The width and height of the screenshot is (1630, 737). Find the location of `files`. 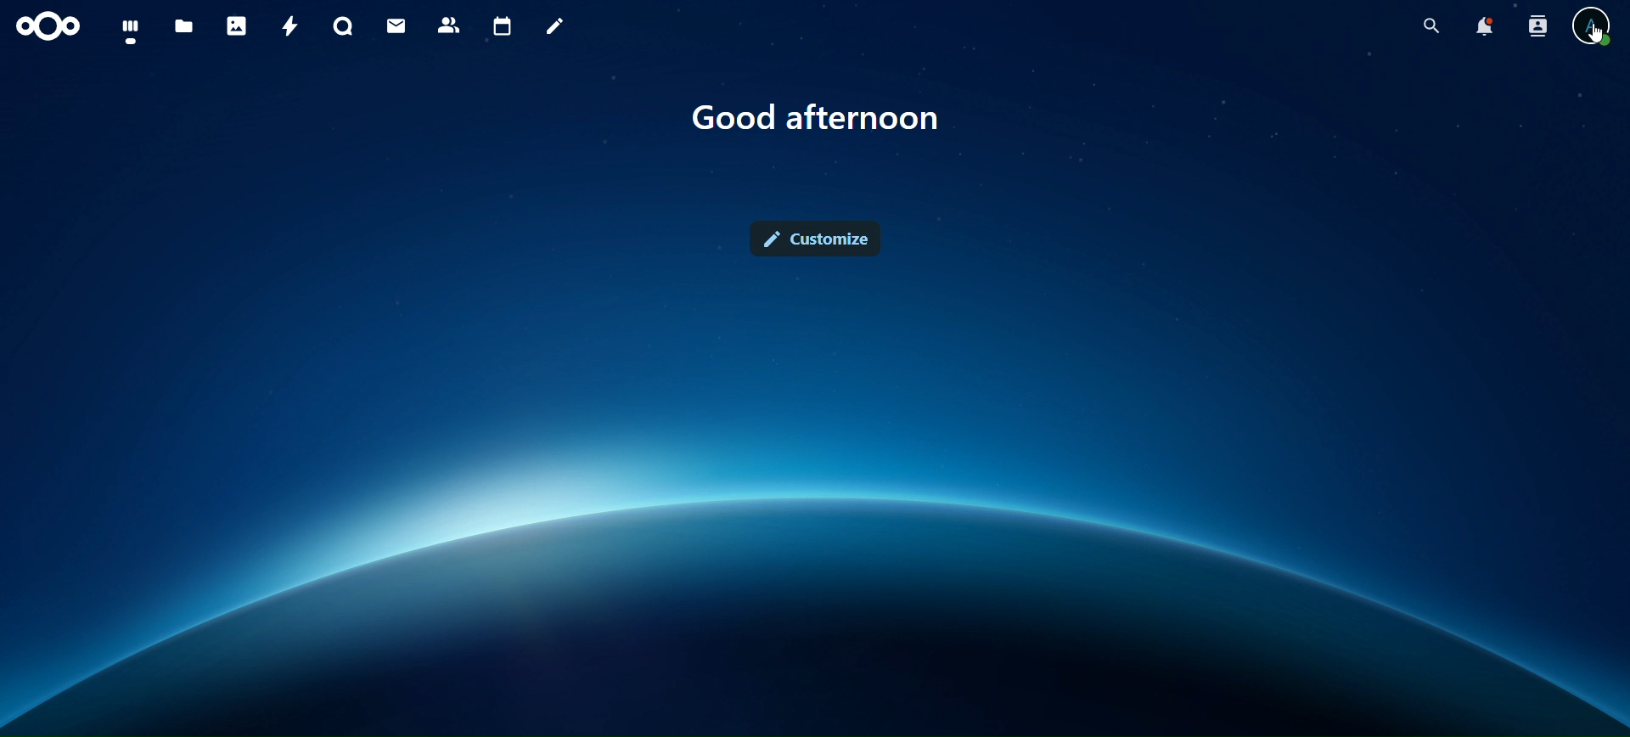

files is located at coordinates (185, 27).